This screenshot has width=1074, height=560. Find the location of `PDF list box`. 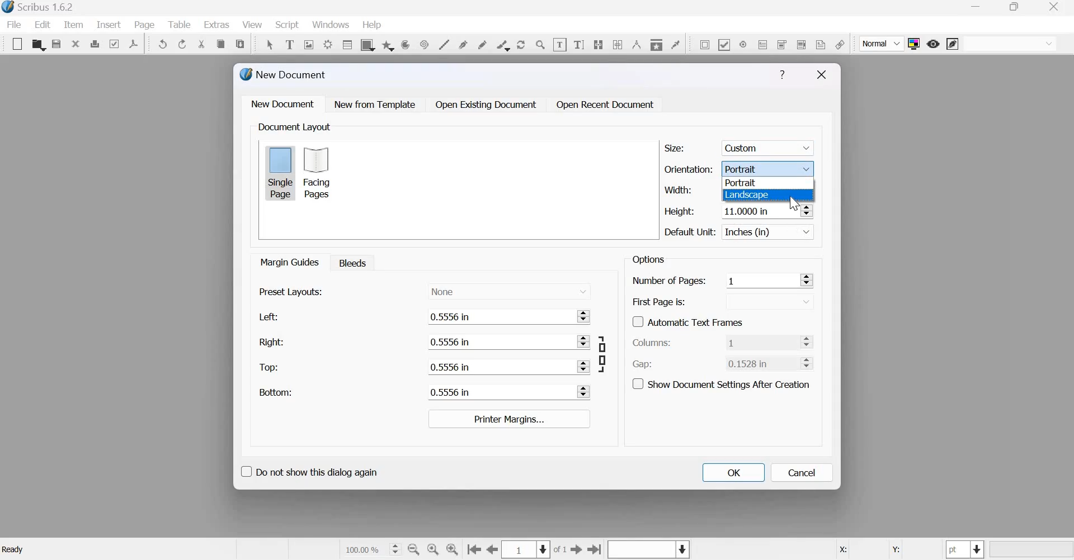

PDF list box is located at coordinates (800, 43).